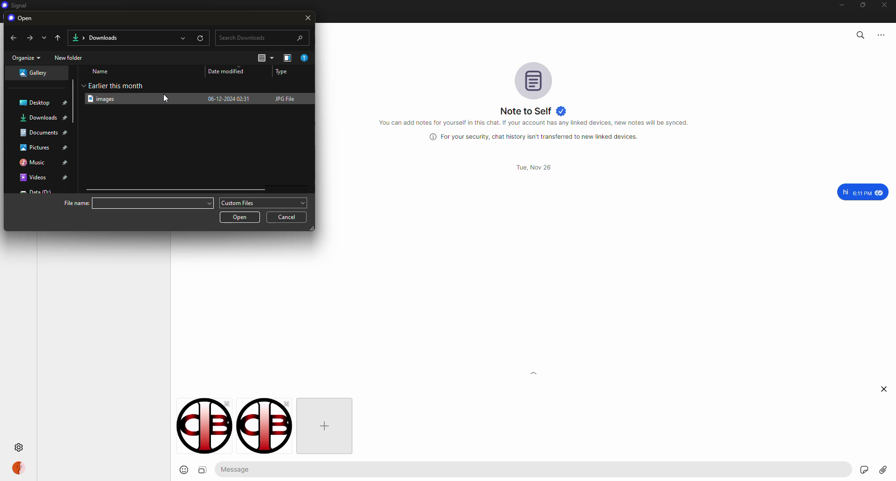  Describe the element at coordinates (208, 202) in the screenshot. I see `drop down` at that location.